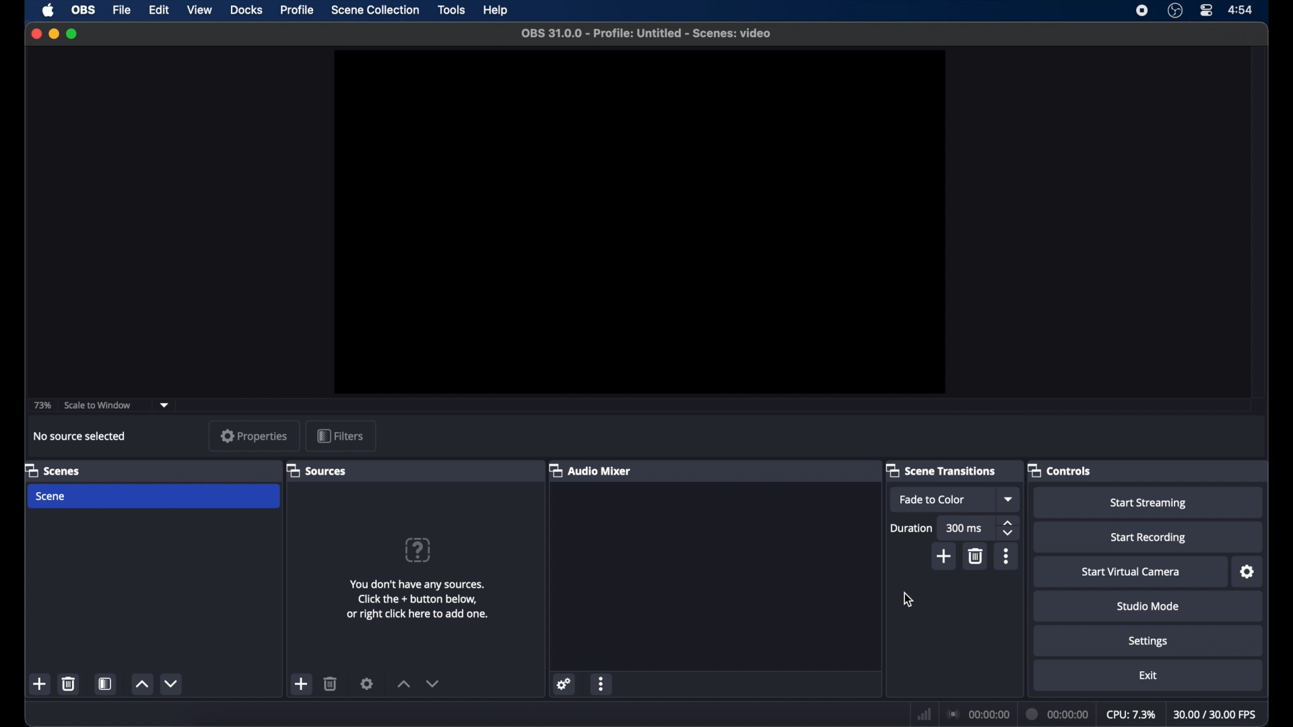 The image size is (1293, 727). Describe the element at coordinates (82, 10) in the screenshot. I see `obs` at that location.